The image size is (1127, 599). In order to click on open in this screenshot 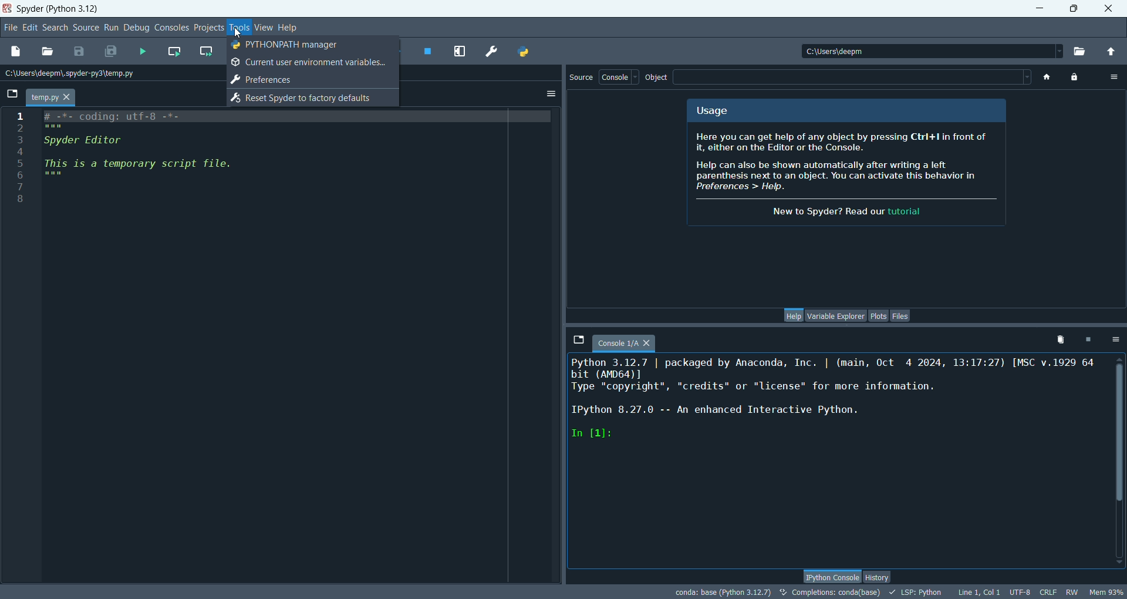, I will do `click(47, 51)`.